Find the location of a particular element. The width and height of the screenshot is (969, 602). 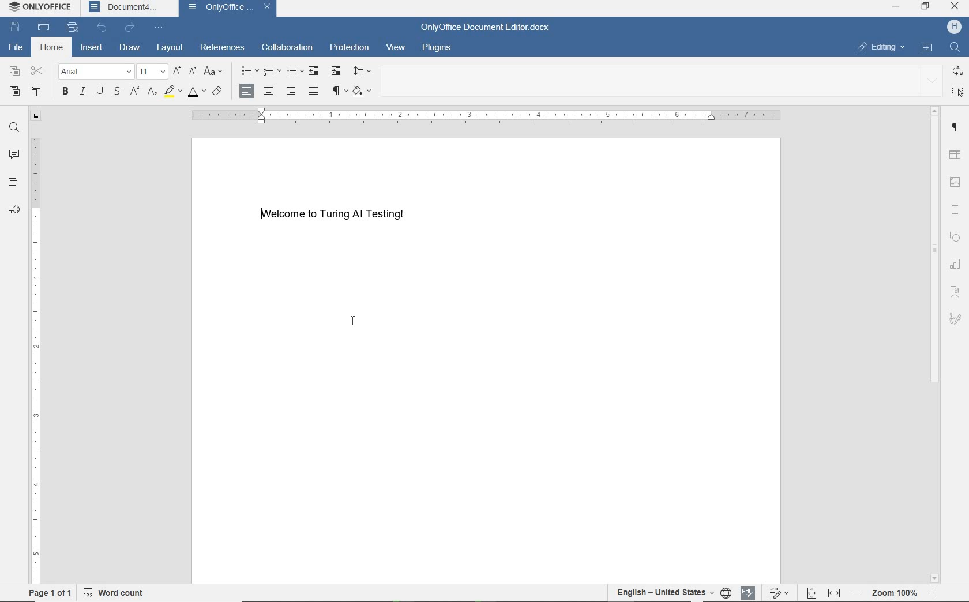

Text cursor is located at coordinates (263, 215).